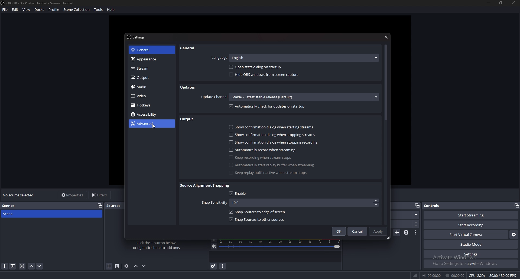 Image resolution: width=520 pixels, height=279 pixels. What do you see at coordinates (6, 10) in the screenshot?
I see `file` at bounding box center [6, 10].